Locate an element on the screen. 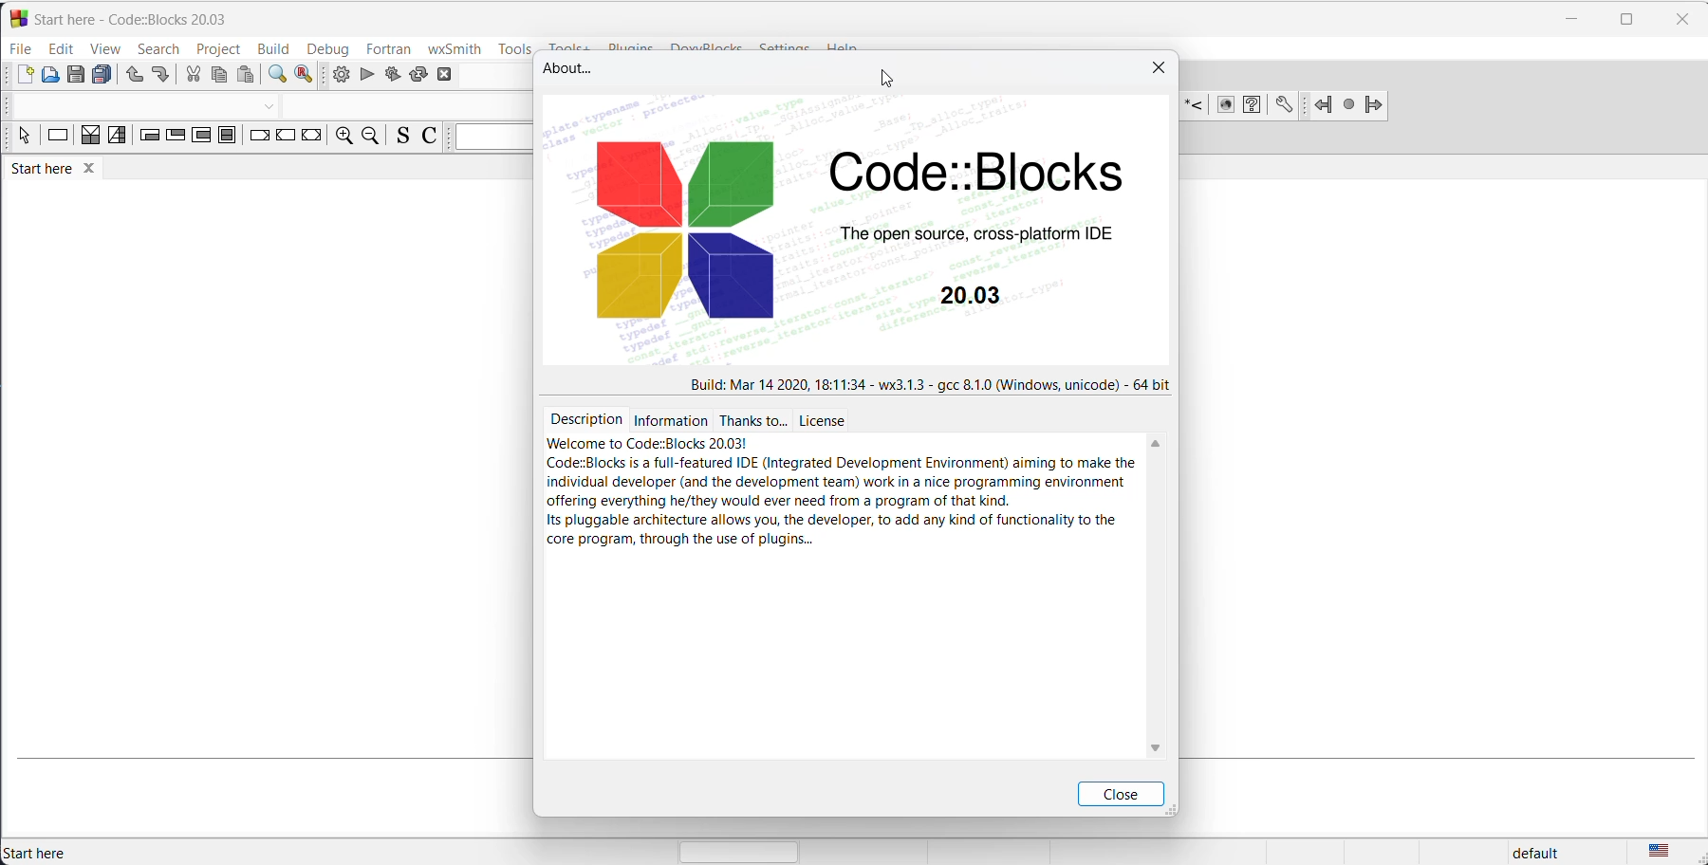 The width and height of the screenshot is (1708, 865). paste is located at coordinates (247, 77).